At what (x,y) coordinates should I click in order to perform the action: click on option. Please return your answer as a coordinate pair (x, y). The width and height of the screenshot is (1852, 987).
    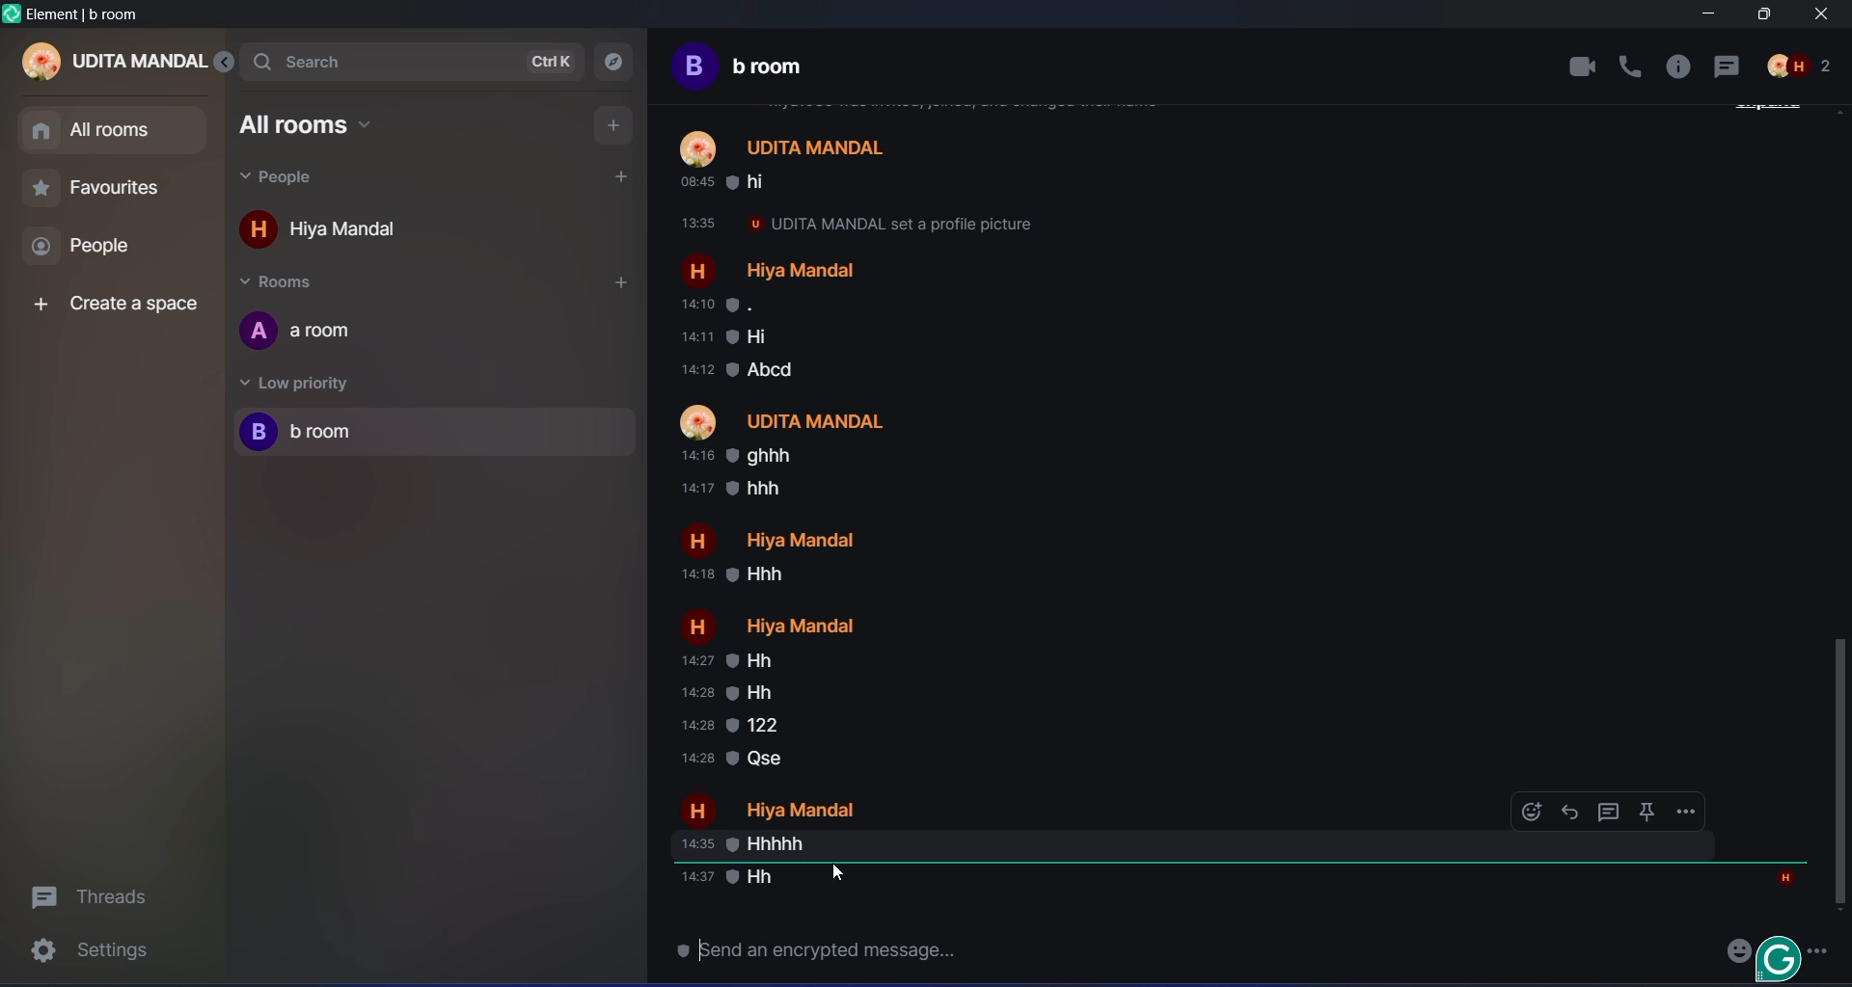
    Looking at the image, I should click on (1693, 818).